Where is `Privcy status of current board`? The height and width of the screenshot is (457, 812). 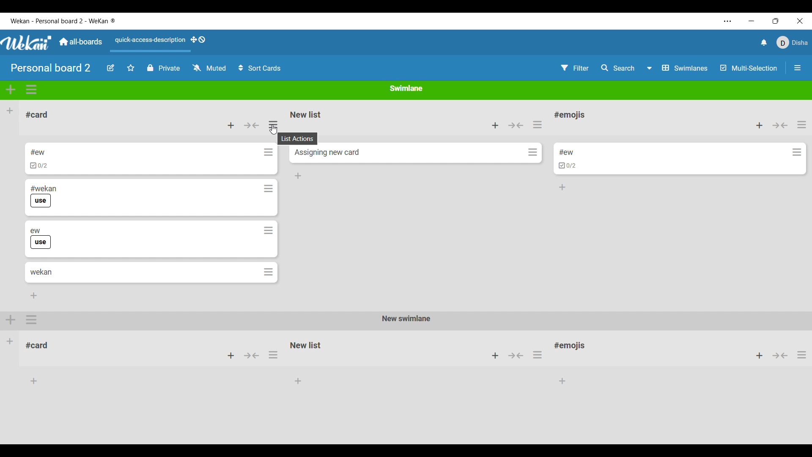 Privcy status of current board is located at coordinates (164, 68).